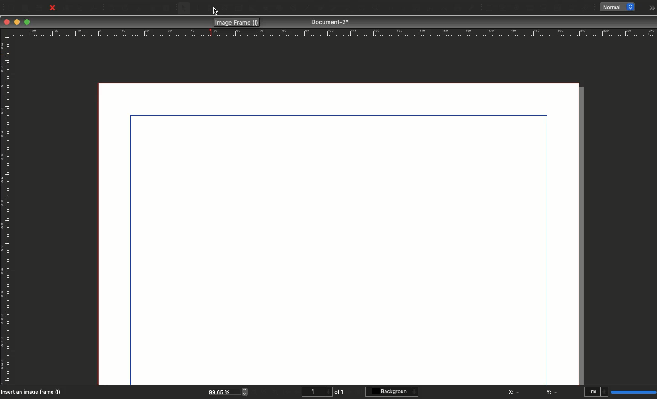  I want to click on Zoom in or out, so click(363, 9).